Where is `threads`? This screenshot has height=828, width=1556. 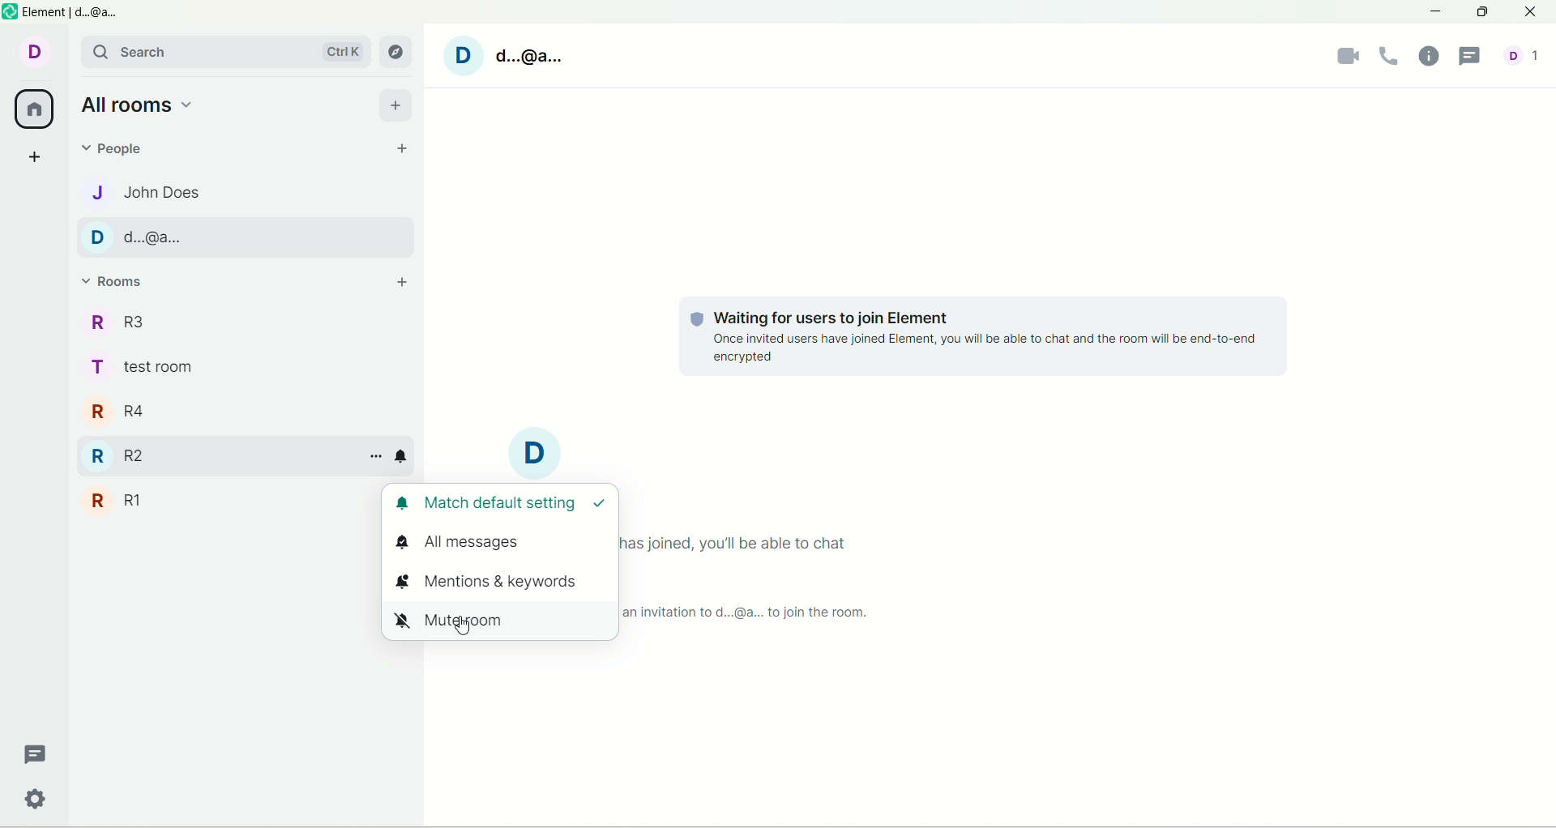 threads is located at coordinates (32, 751).